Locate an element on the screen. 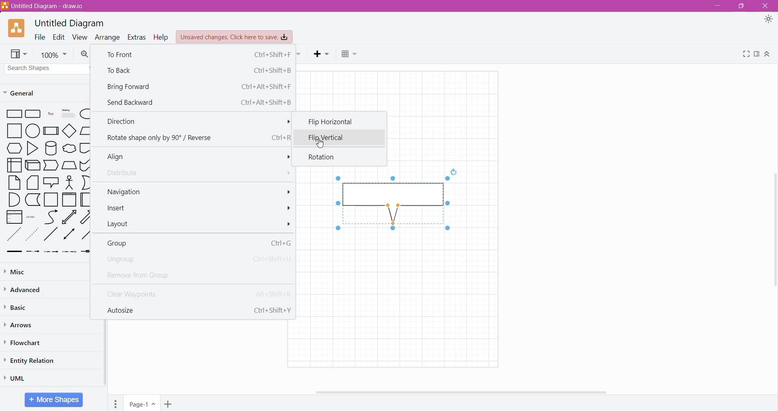 This screenshot has width=778, height=411. Appearance is located at coordinates (768, 20).